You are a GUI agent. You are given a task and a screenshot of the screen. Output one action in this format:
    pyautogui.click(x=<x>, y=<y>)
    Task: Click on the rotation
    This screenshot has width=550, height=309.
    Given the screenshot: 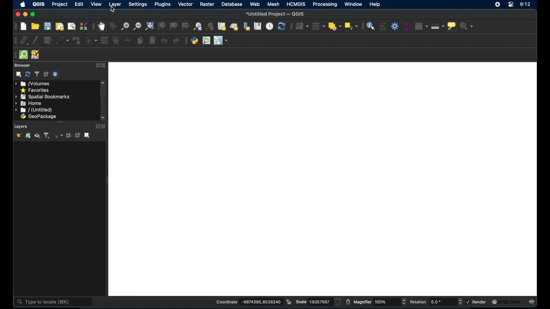 What is the action you would take?
    pyautogui.click(x=436, y=302)
    